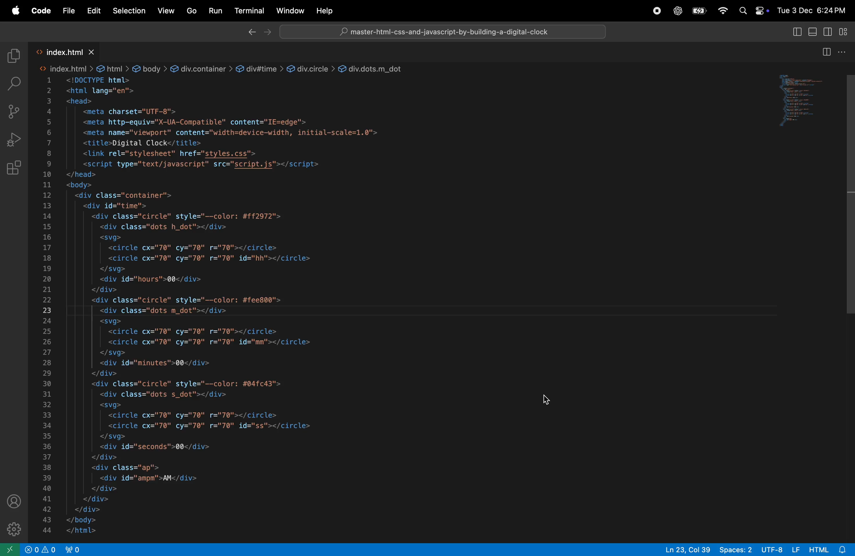 The width and height of the screenshot is (855, 556). I want to click on chatgpt, so click(679, 11).